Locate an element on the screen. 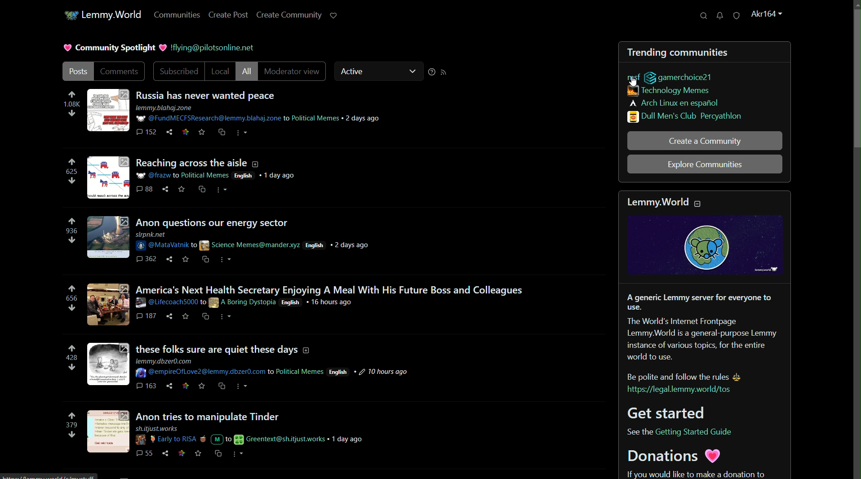 This screenshot has width=861, height=479. community spotlight is located at coordinates (109, 48).